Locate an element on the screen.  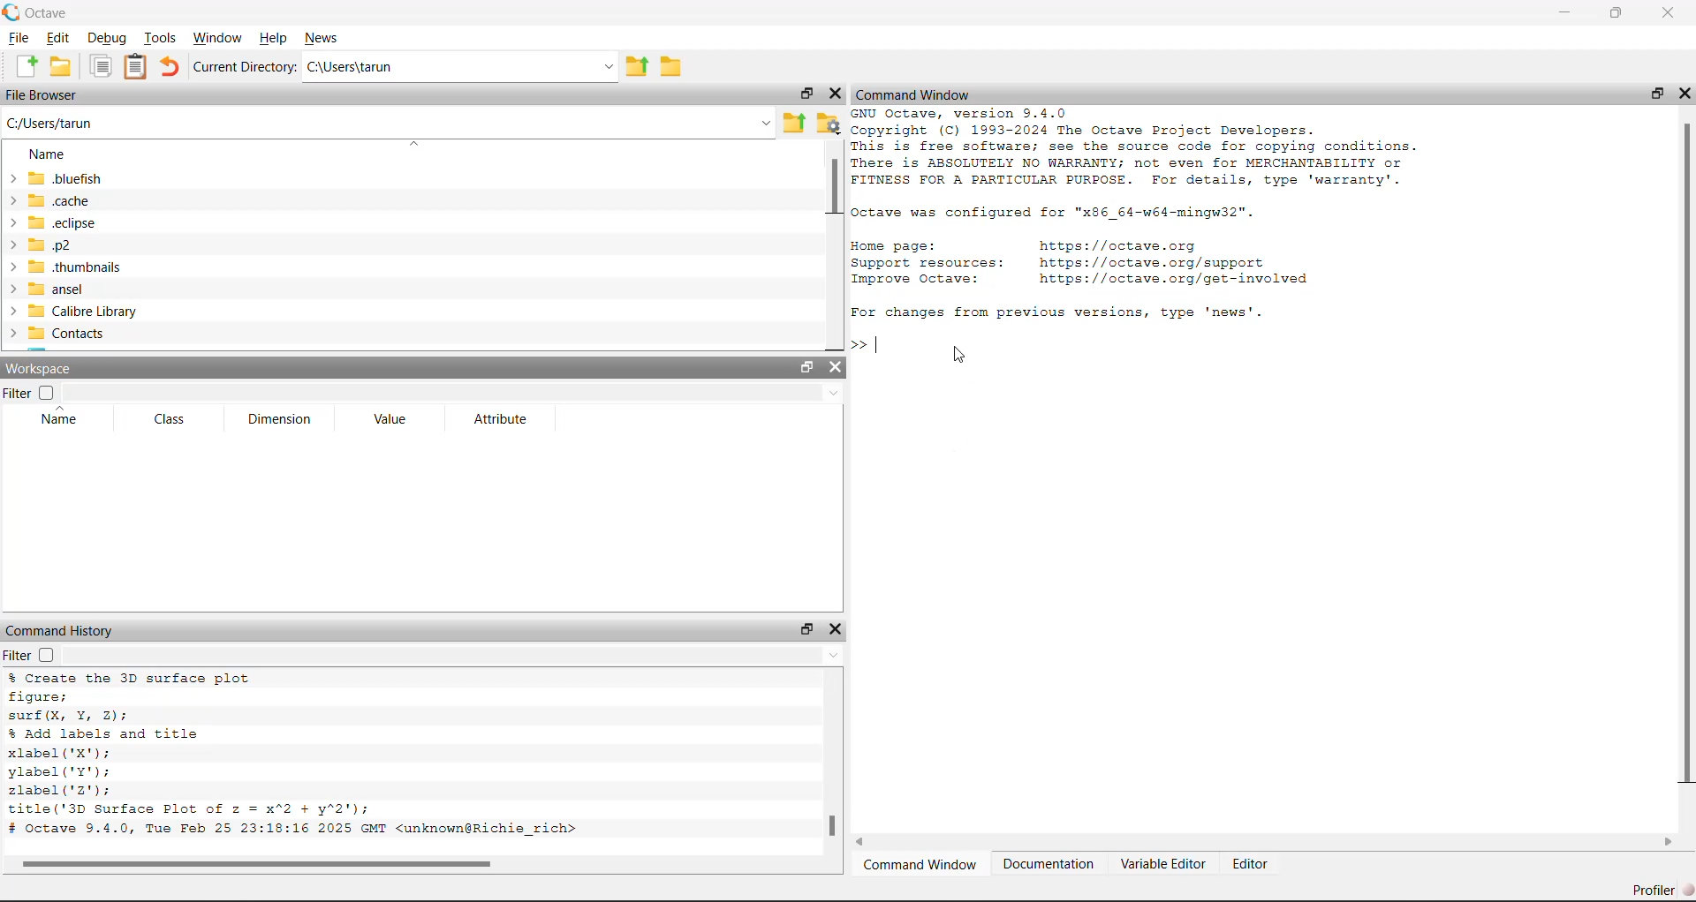
Scroll is located at coordinates (835, 772).